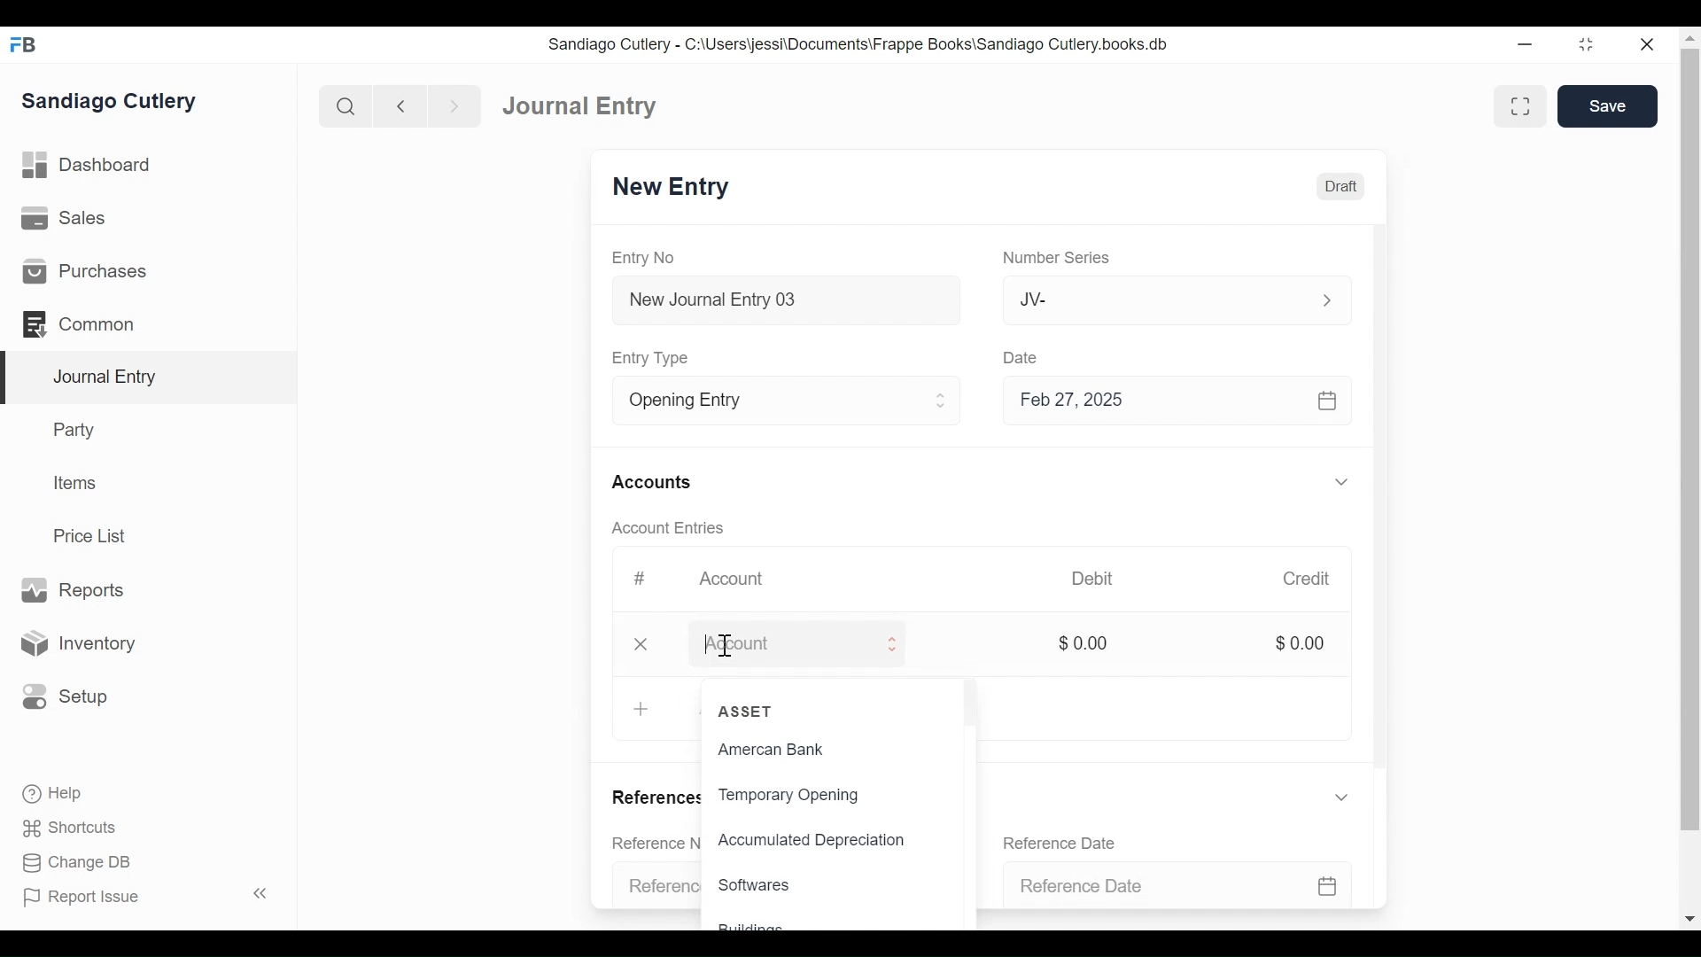 This screenshot has width=1701, height=957. Describe the element at coordinates (454, 106) in the screenshot. I see `Navigate forward` at that location.